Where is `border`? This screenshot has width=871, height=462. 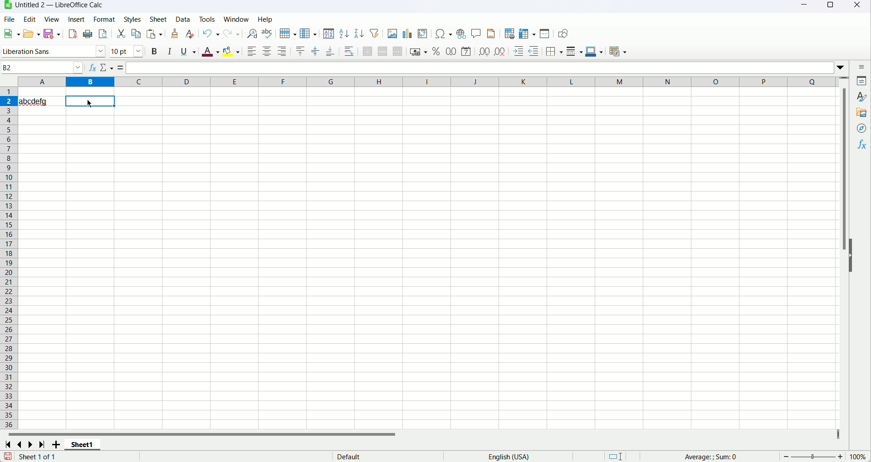 border is located at coordinates (555, 51).